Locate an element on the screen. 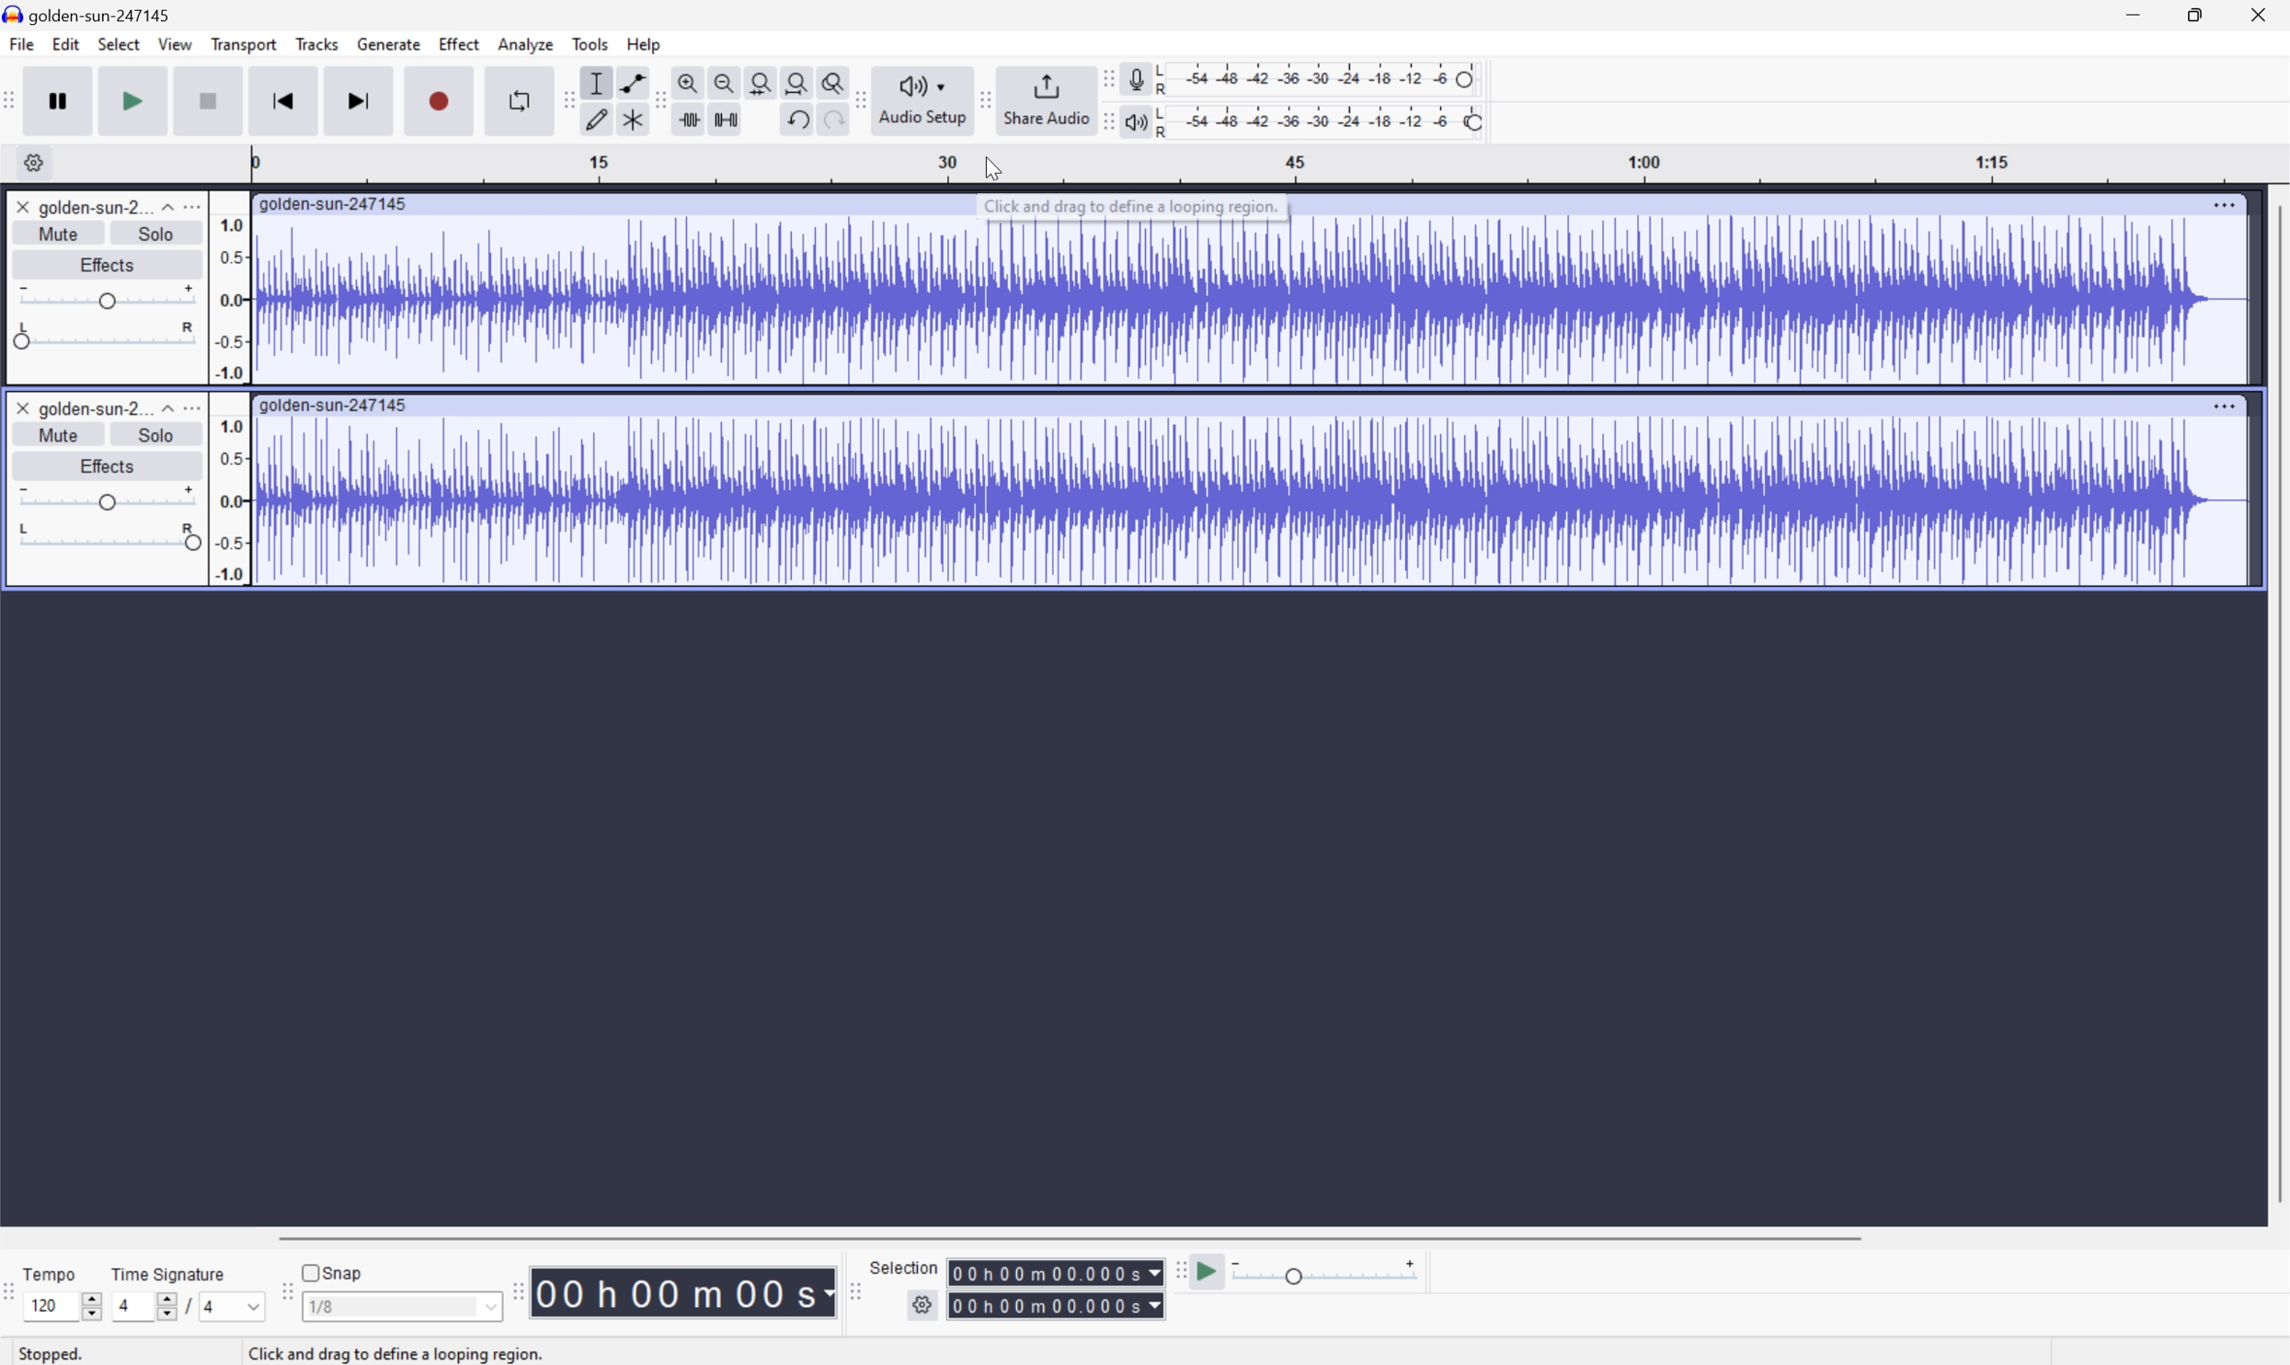 The image size is (2290, 1365). Skip to start is located at coordinates (285, 99).